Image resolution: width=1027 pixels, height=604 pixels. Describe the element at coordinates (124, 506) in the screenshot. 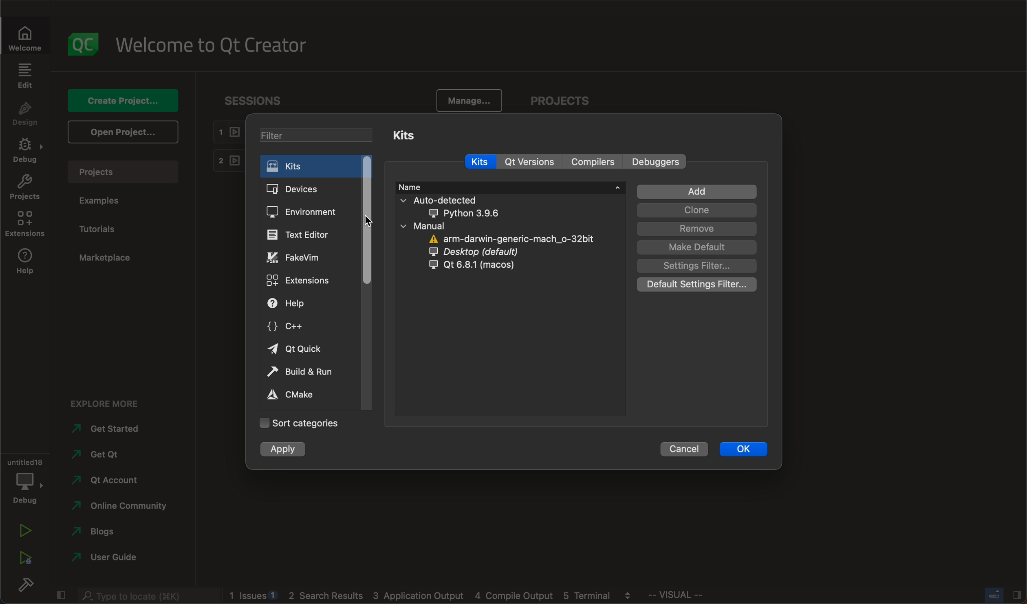

I see `community` at that location.